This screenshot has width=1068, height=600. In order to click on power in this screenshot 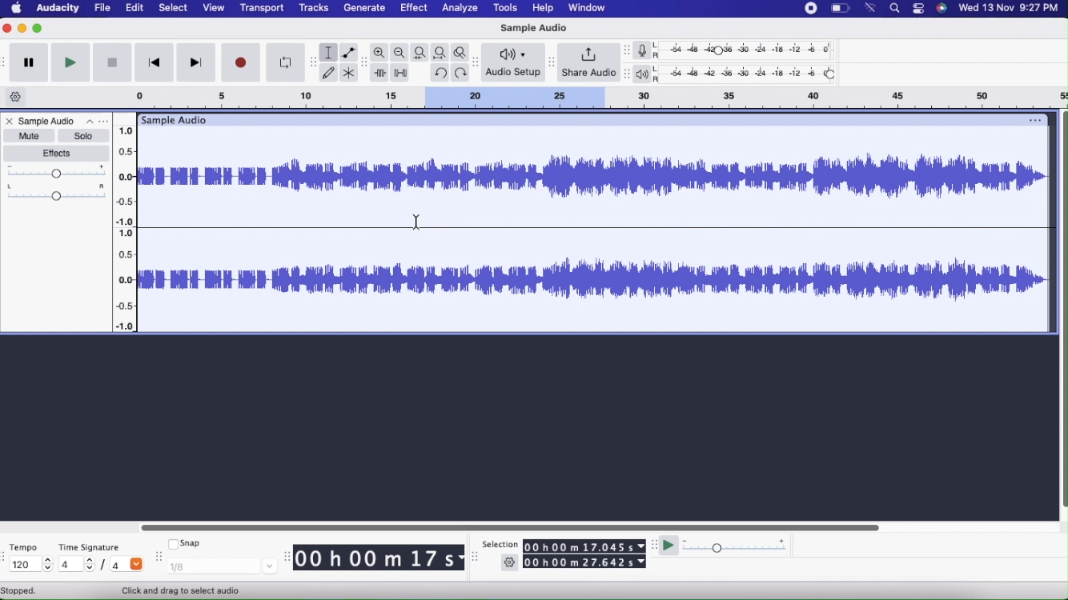, I will do `click(841, 7)`.